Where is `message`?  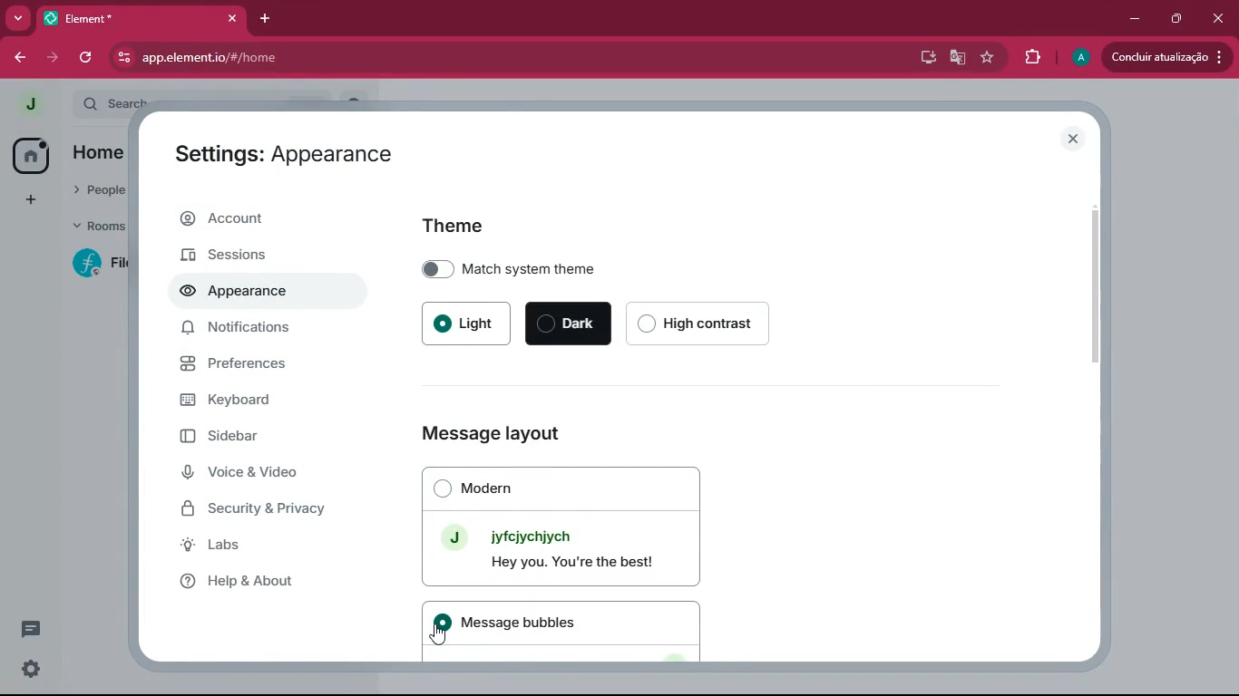
message is located at coordinates (33, 629).